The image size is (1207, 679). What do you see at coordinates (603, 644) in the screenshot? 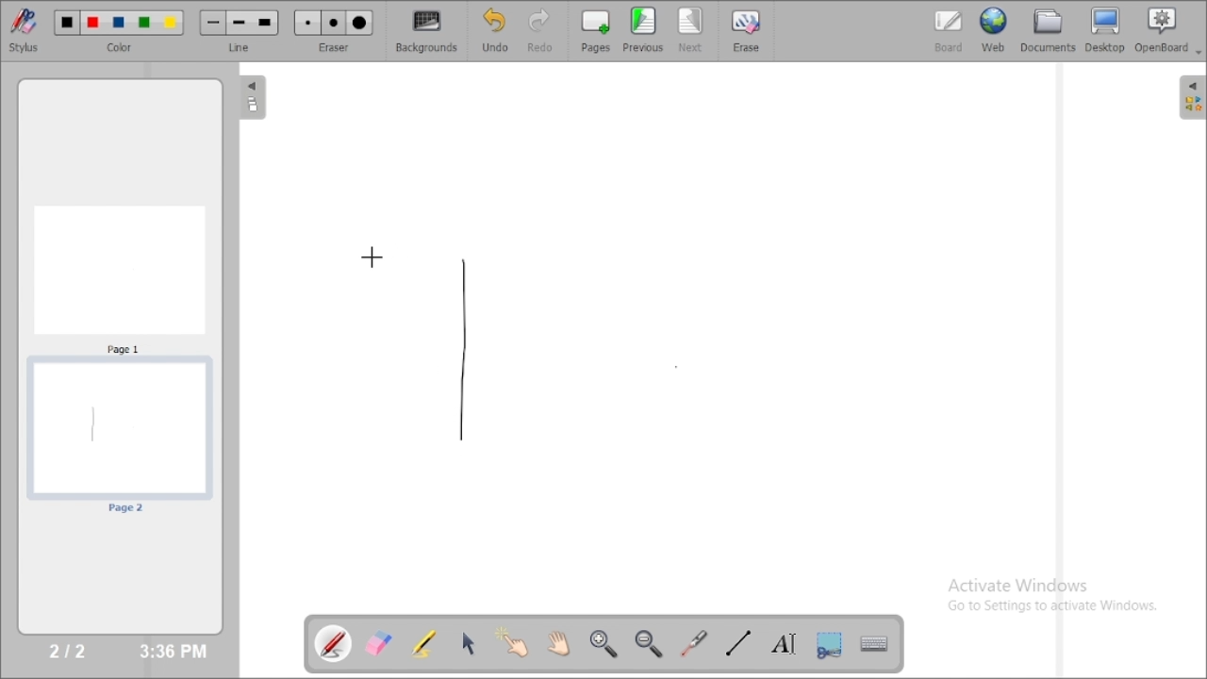
I see `zoom in` at bounding box center [603, 644].